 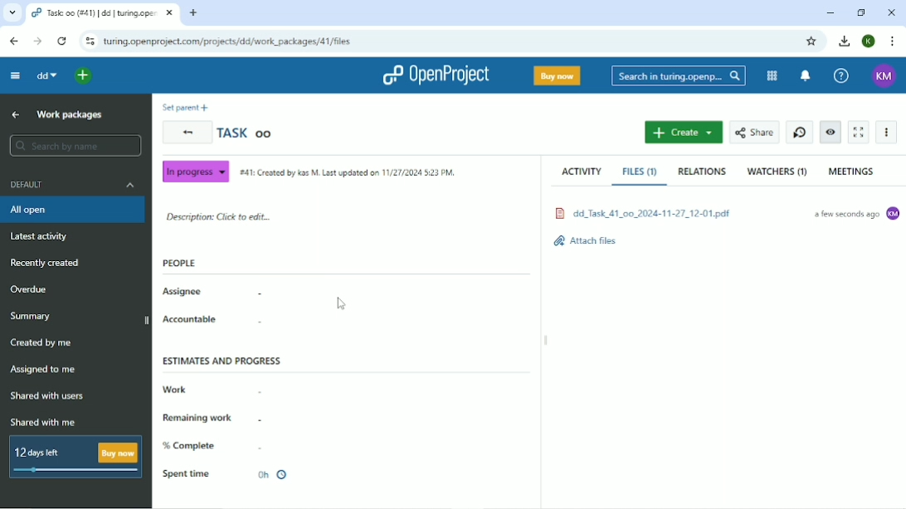 I want to click on Reload this page, so click(x=64, y=41).